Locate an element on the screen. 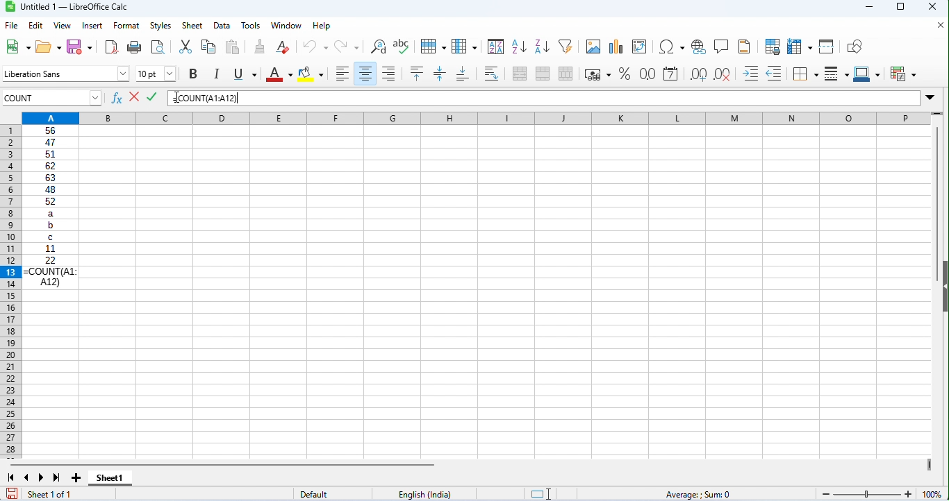 Image resolution: width=949 pixels, height=501 pixels. align right is located at coordinates (389, 73).